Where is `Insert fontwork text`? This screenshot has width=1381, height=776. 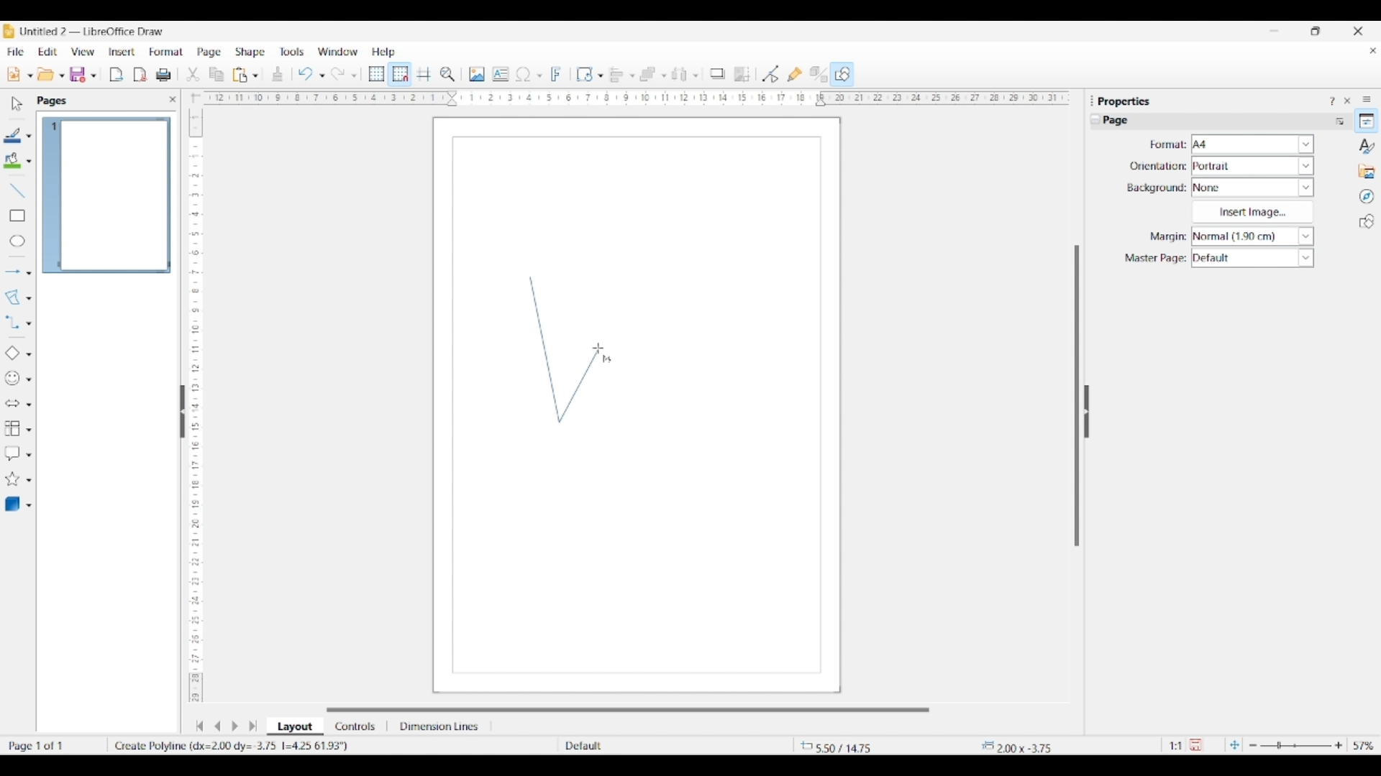 Insert fontwork text is located at coordinates (557, 74).